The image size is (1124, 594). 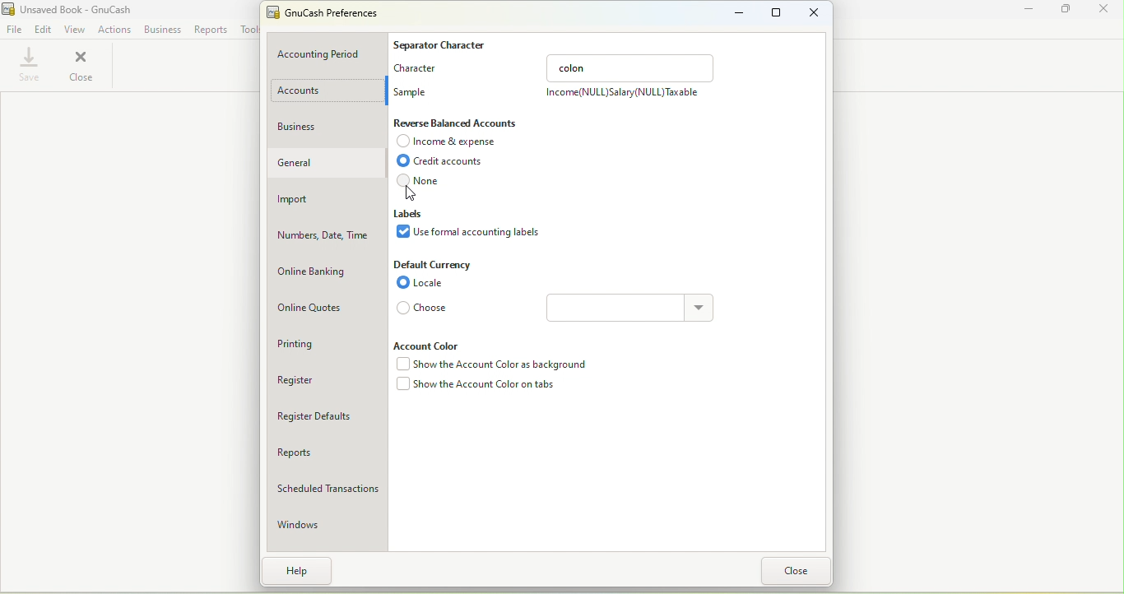 What do you see at coordinates (330, 381) in the screenshot?
I see `Register` at bounding box center [330, 381].